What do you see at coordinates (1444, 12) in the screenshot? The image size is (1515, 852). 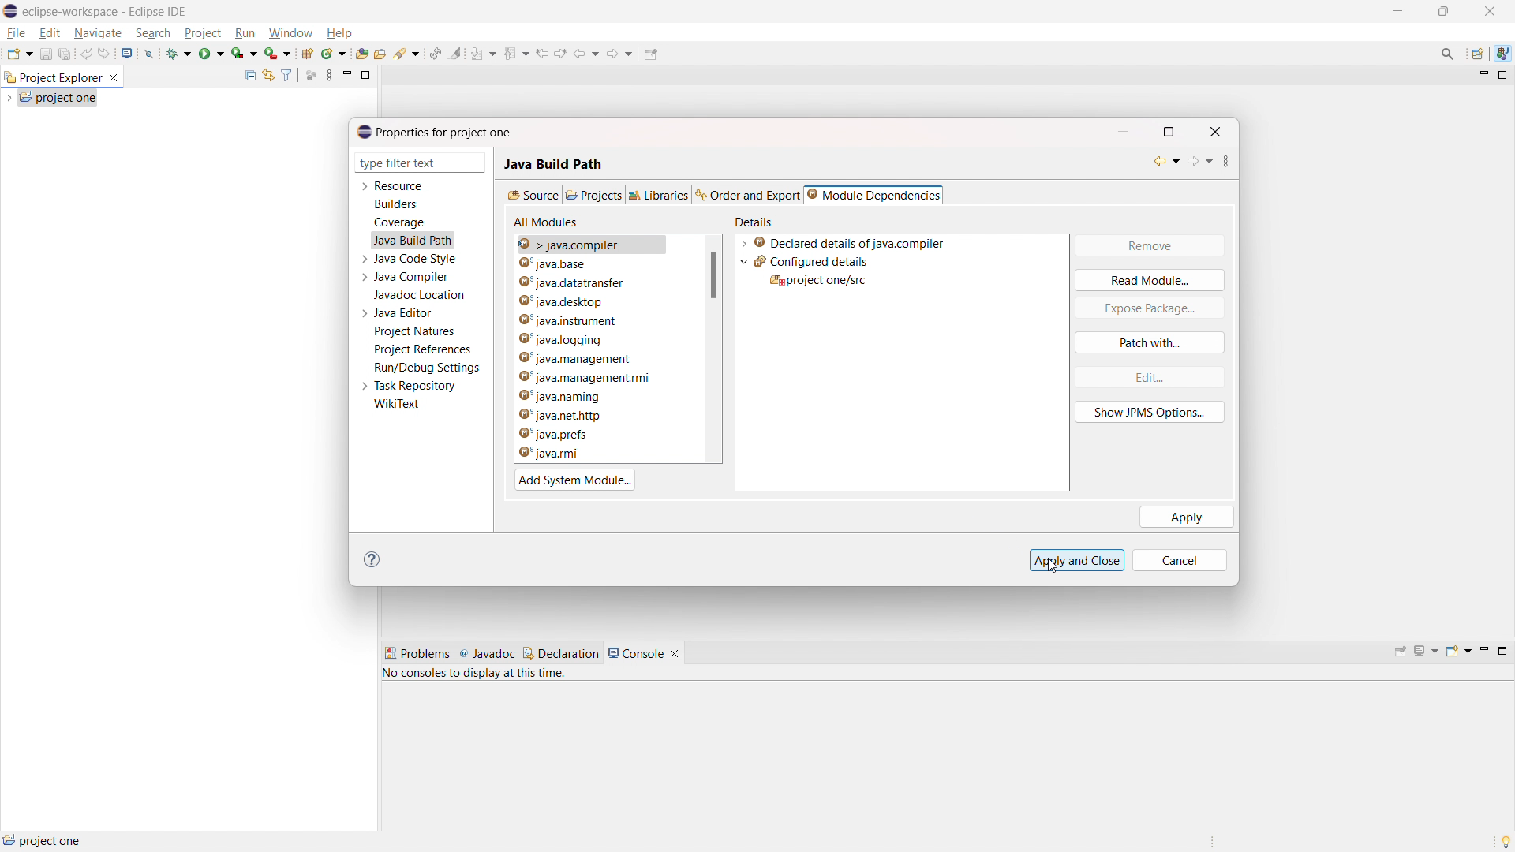 I see `minimize` at bounding box center [1444, 12].